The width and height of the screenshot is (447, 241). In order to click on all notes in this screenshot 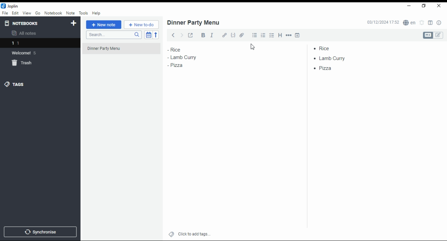, I will do `click(26, 33)`.